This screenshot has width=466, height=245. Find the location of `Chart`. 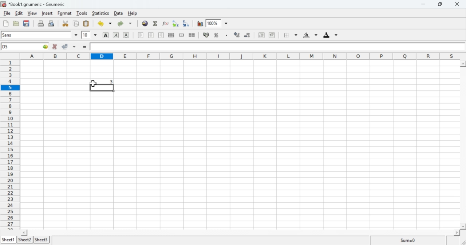

Chart is located at coordinates (201, 24).